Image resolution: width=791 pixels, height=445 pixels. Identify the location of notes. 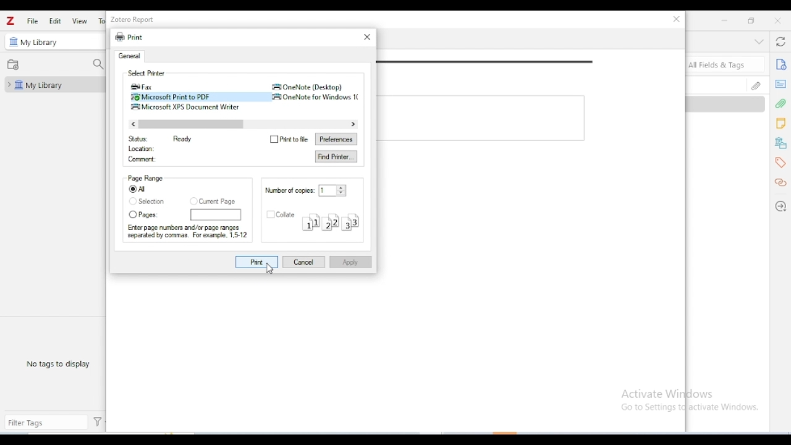
(780, 124).